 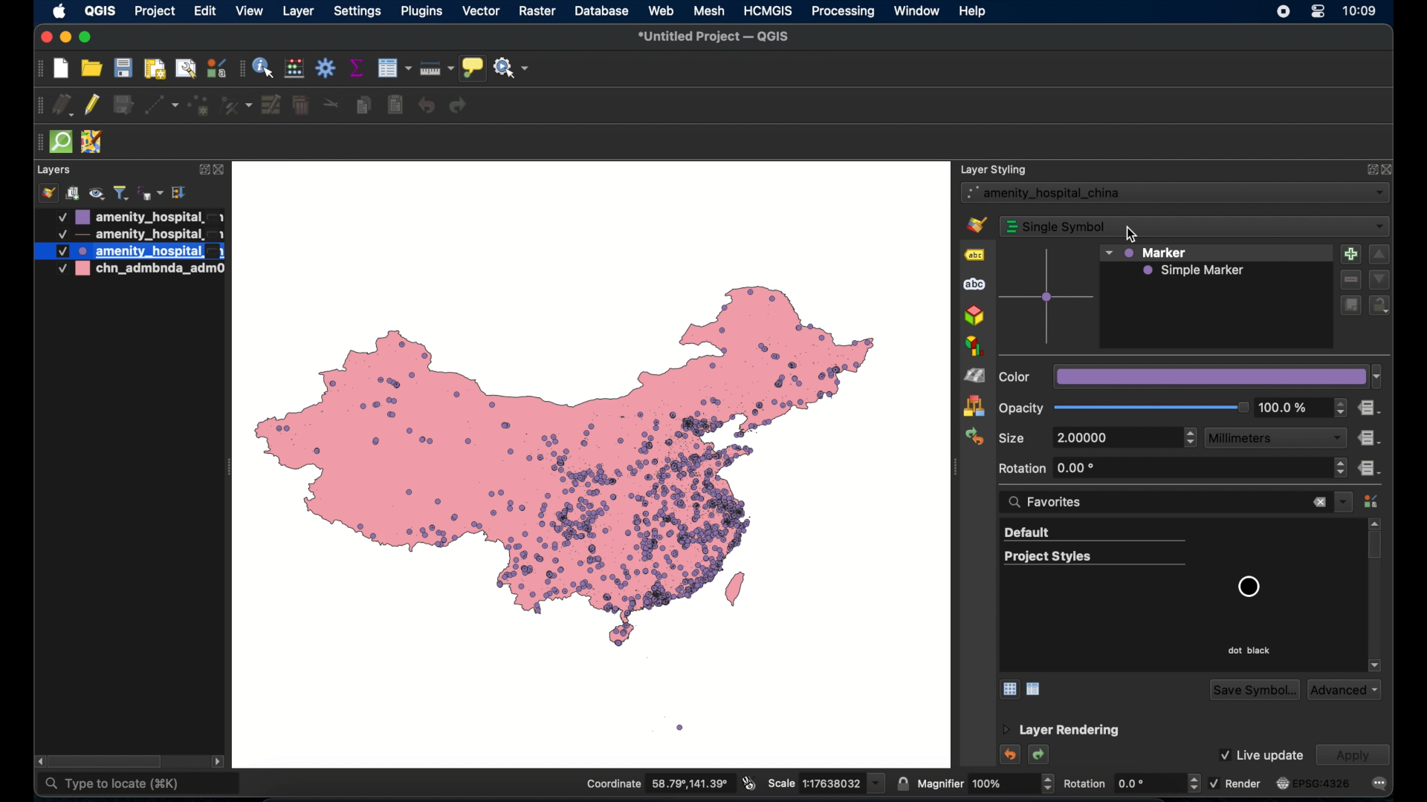 What do you see at coordinates (437, 68) in the screenshot?
I see `measure line` at bounding box center [437, 68].